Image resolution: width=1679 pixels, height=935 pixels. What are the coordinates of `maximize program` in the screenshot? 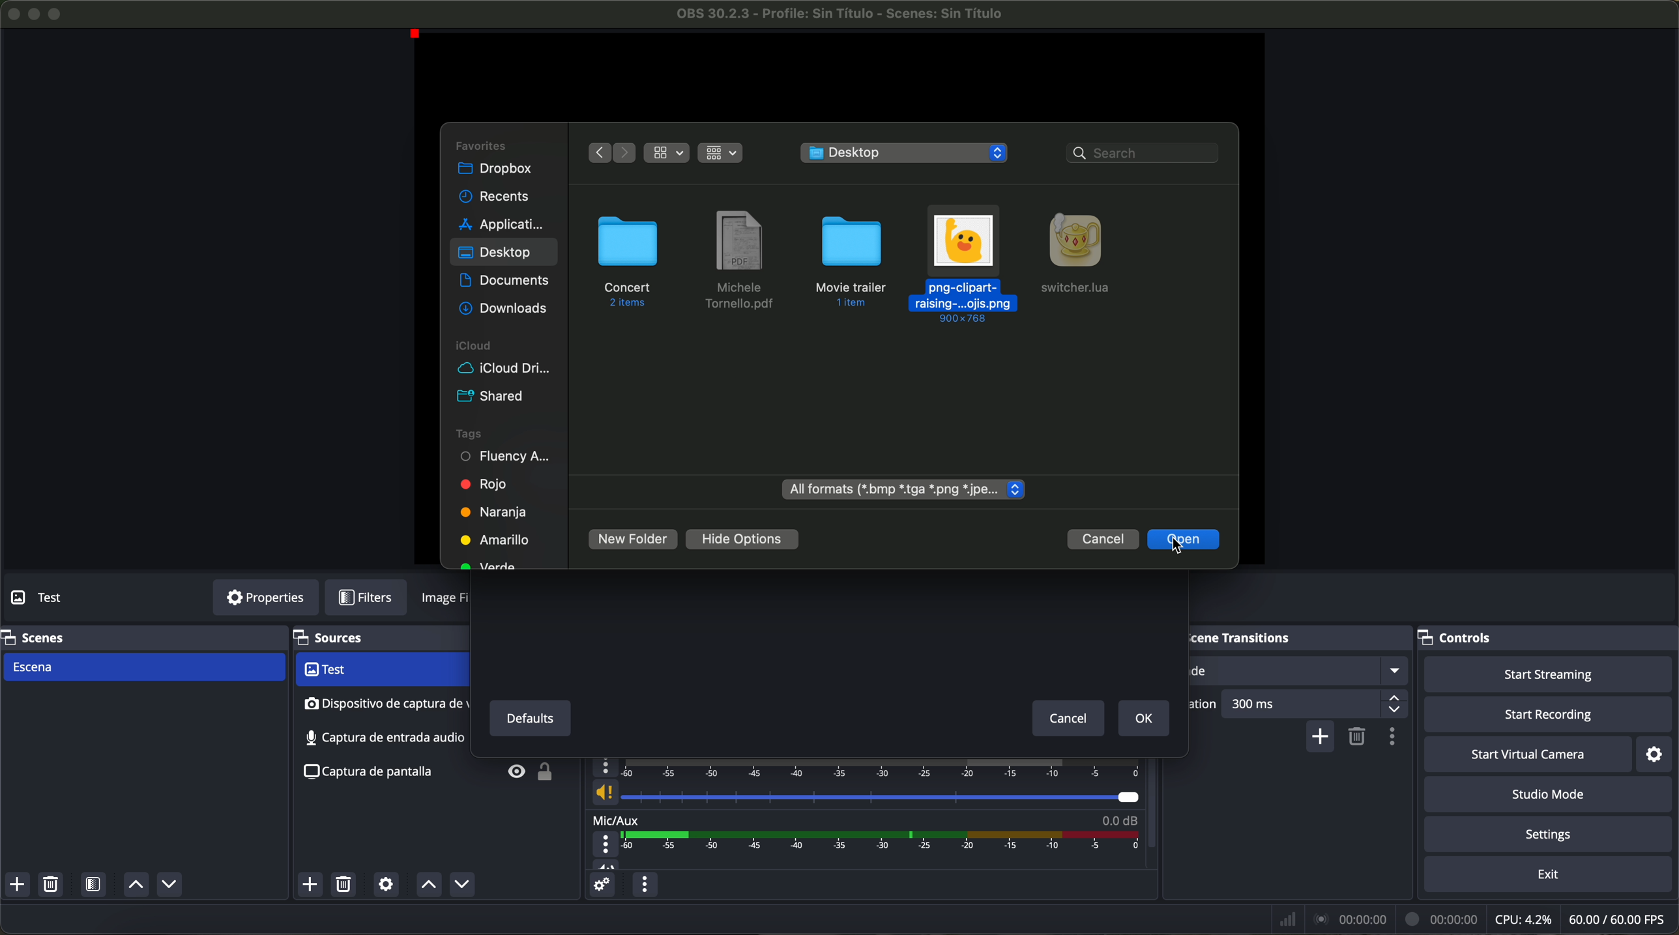 It's located at (57, 12).